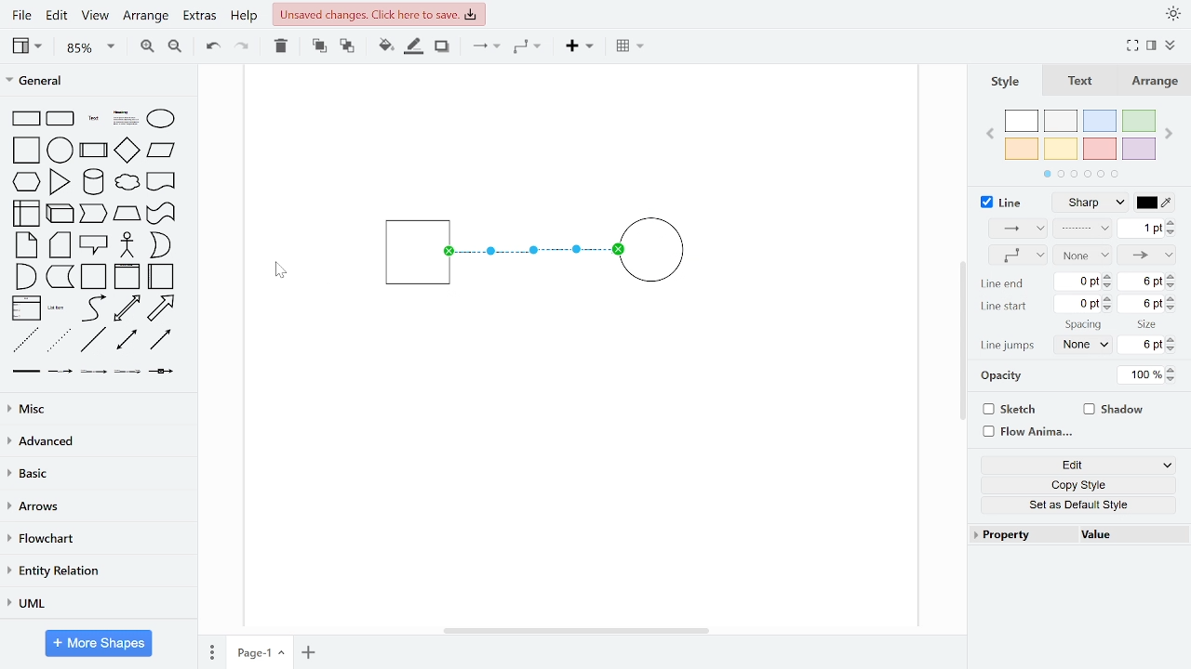 The width and height of the screenshot is (1191, 669). I want to click on zoom in, so click(145, 45).